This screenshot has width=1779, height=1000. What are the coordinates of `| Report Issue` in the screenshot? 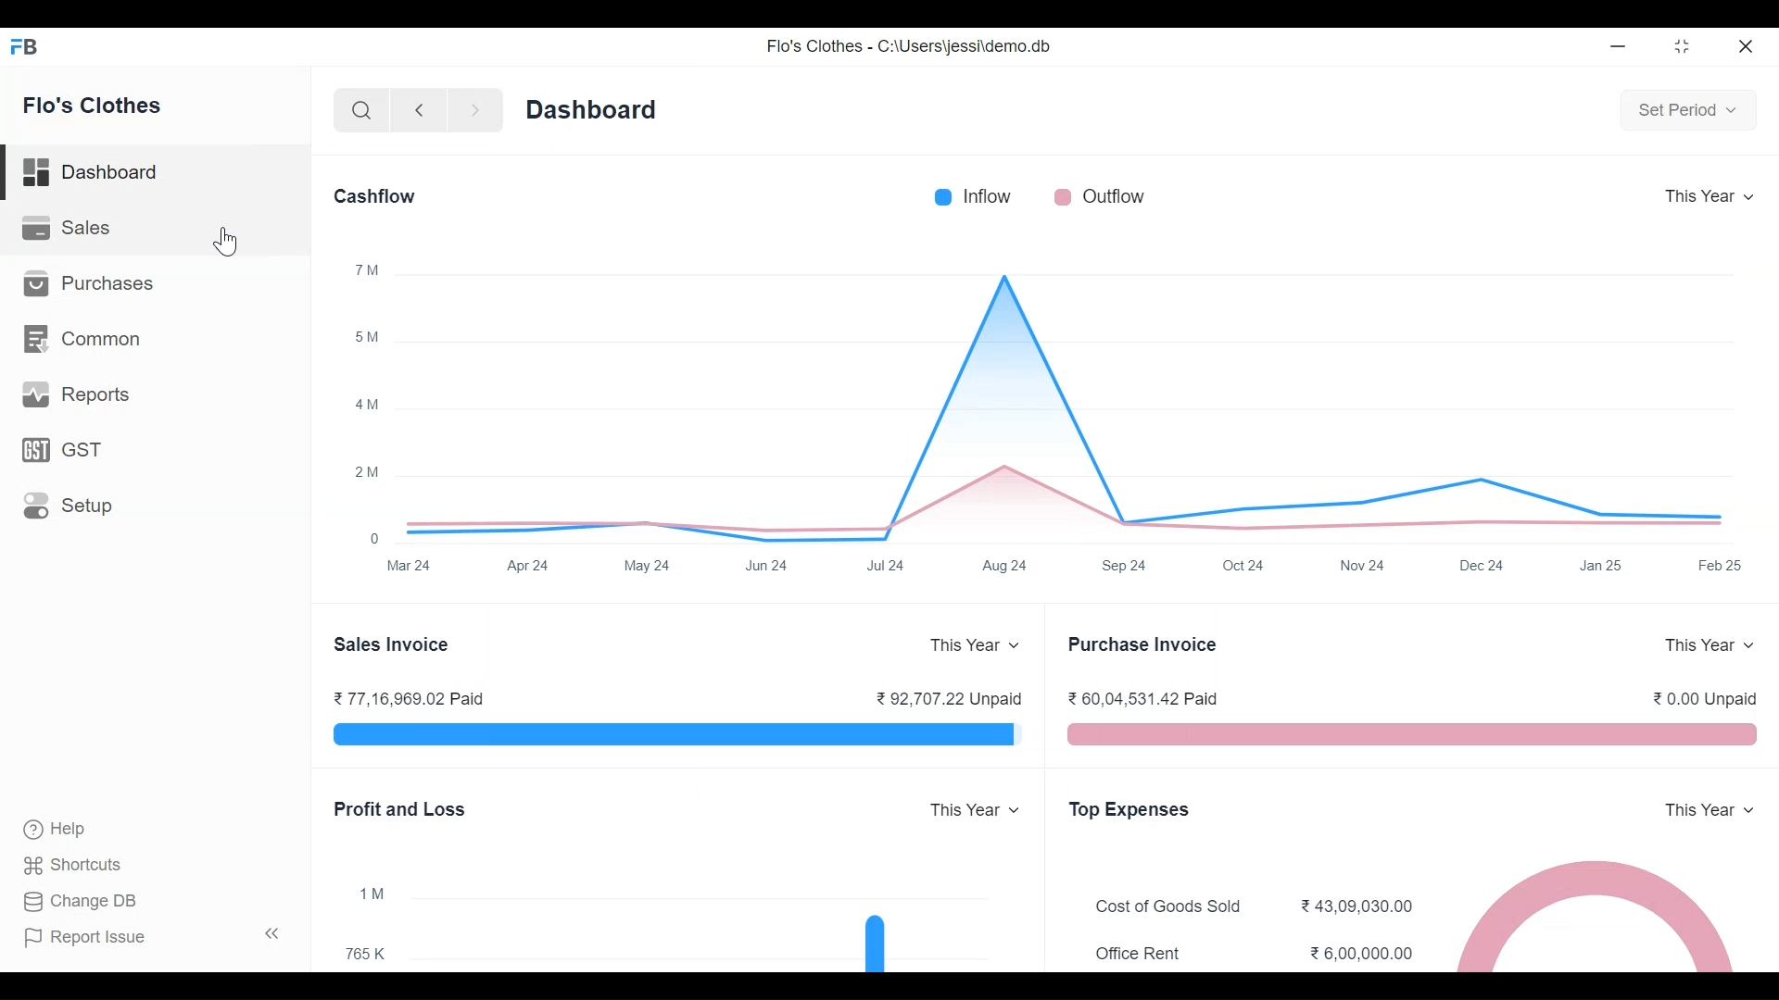 It's located at (154, 937).